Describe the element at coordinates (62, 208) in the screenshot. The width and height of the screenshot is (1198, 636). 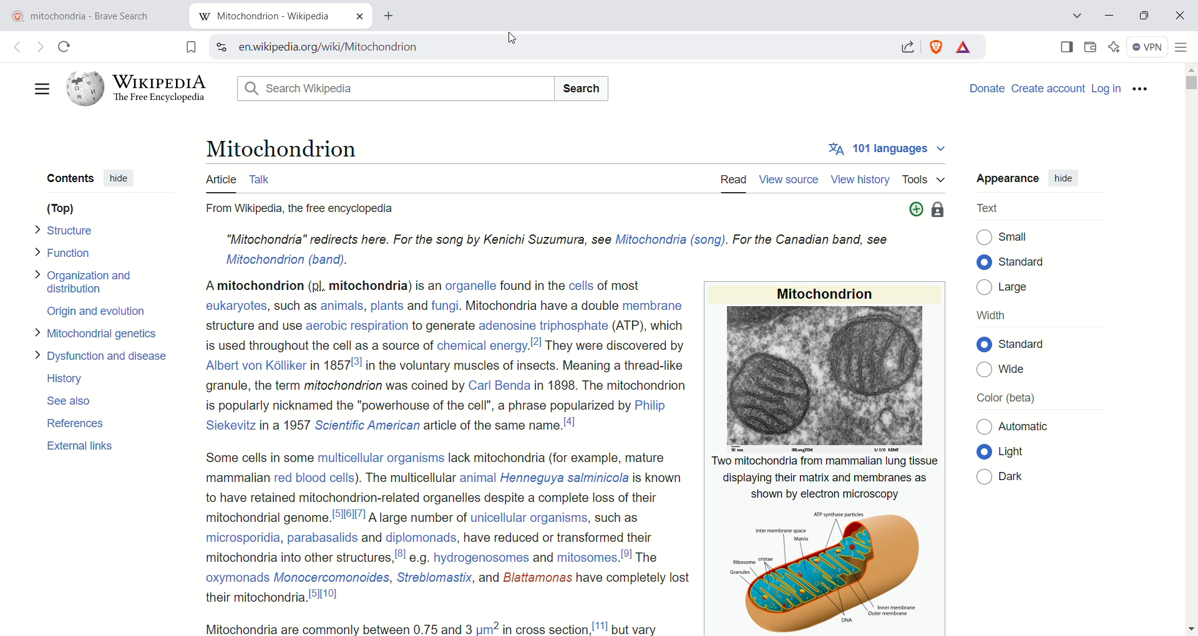
I see `(Top)` at that location.